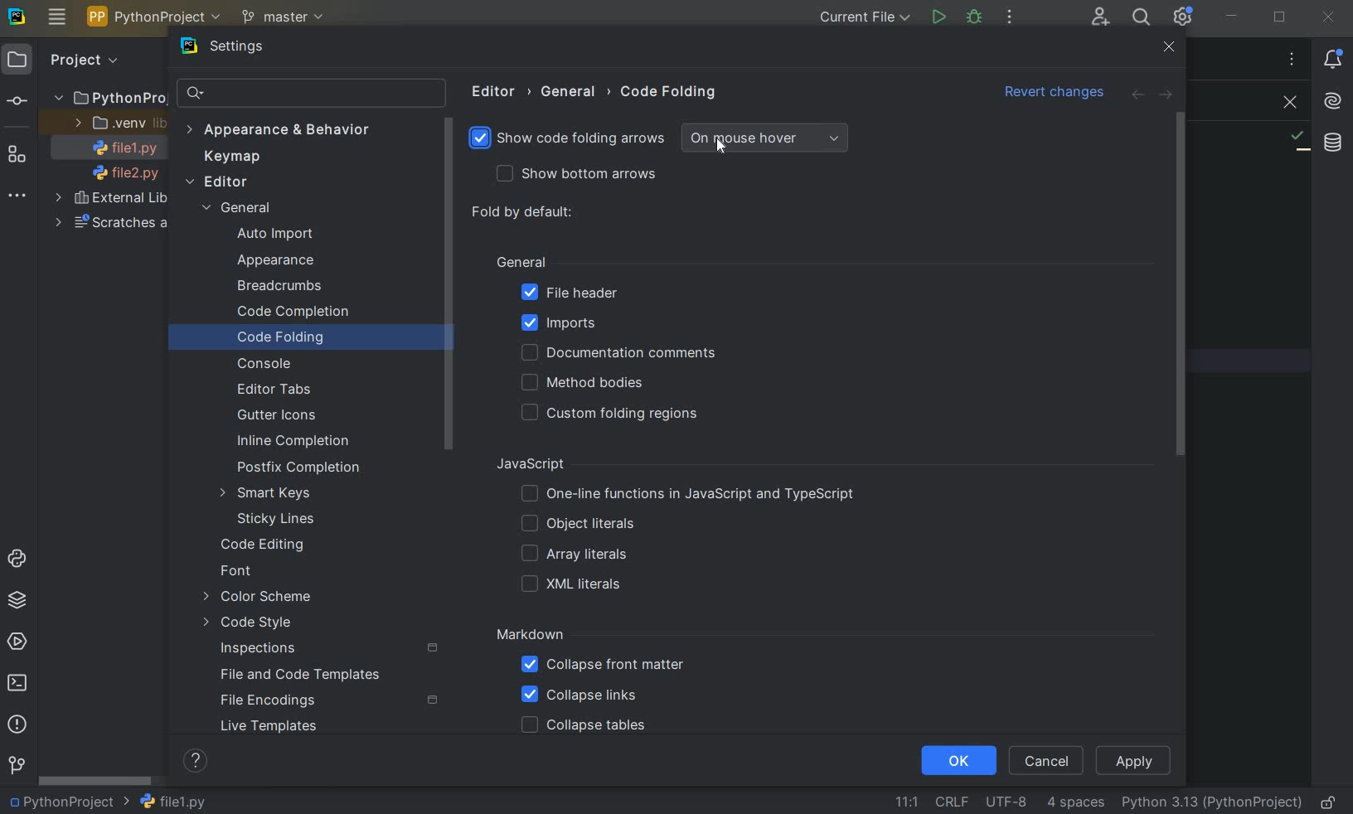  Describe the element at coordinates (296, 469) in the screenshot. I see `POSTFIX COMPLETION` at that location.